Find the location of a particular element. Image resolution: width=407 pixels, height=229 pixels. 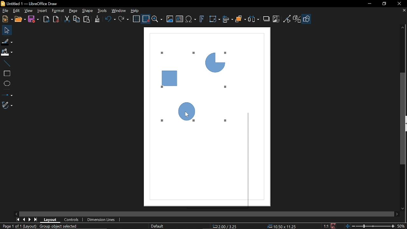

undo is located at coordinates (110, 19).